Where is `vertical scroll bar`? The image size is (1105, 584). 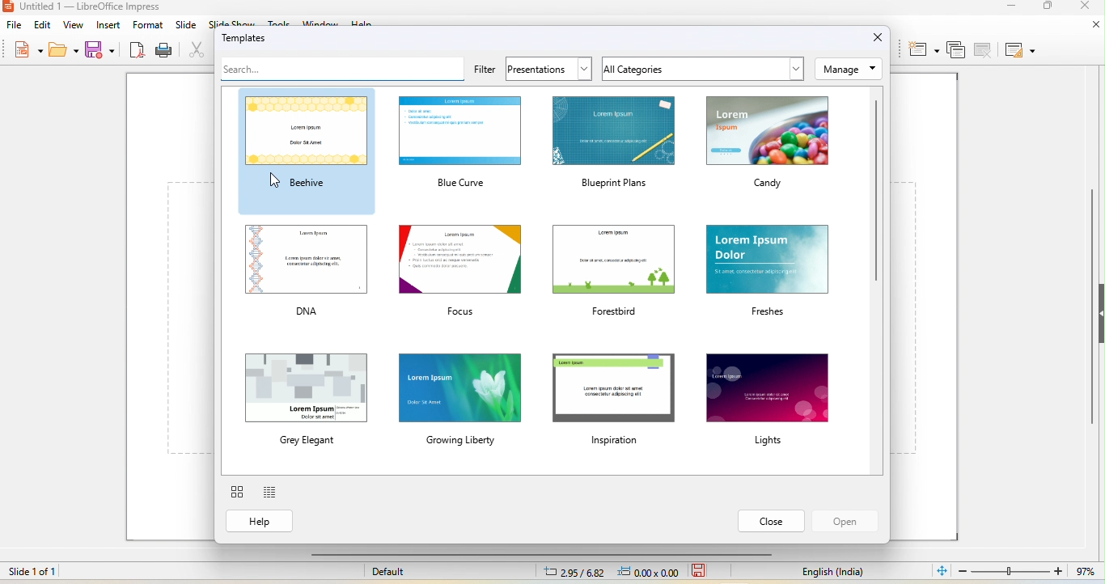
vertical scroll bar is located at coordinates (1091, 309).